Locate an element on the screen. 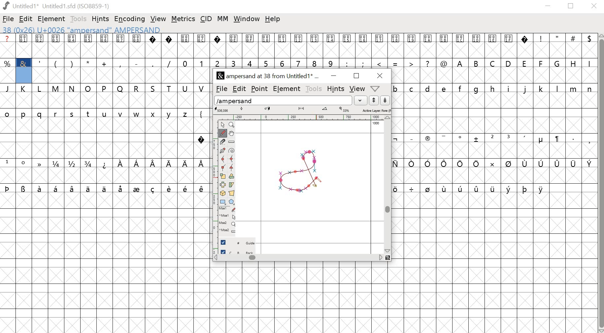  0007 is located at coordinates (121, 45).